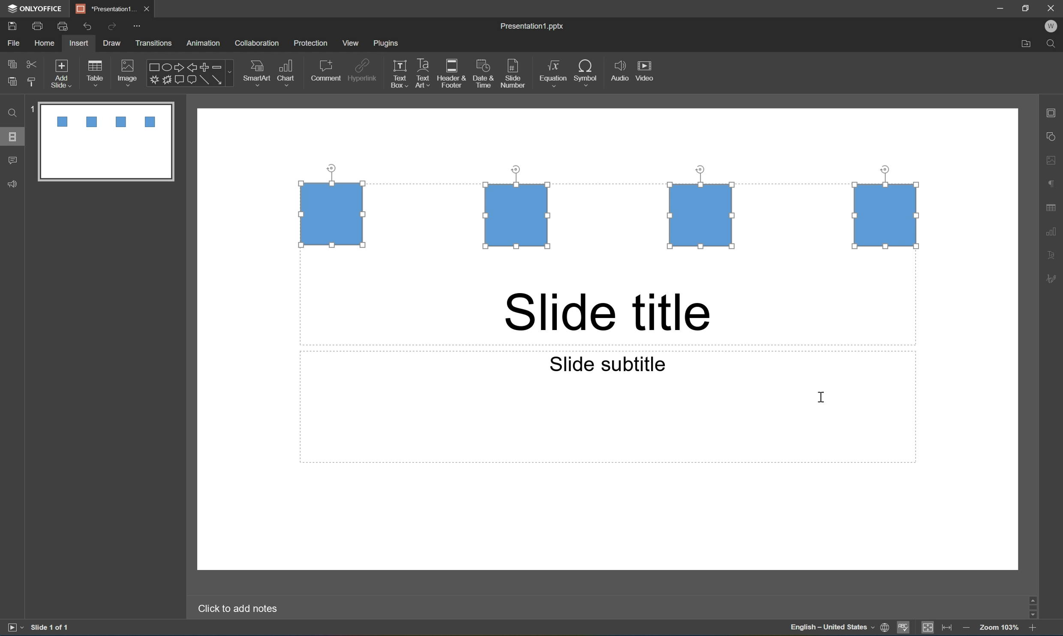  Describe the element at coordinates (387, 44) in the screenshot. I see `plugins` at that location.